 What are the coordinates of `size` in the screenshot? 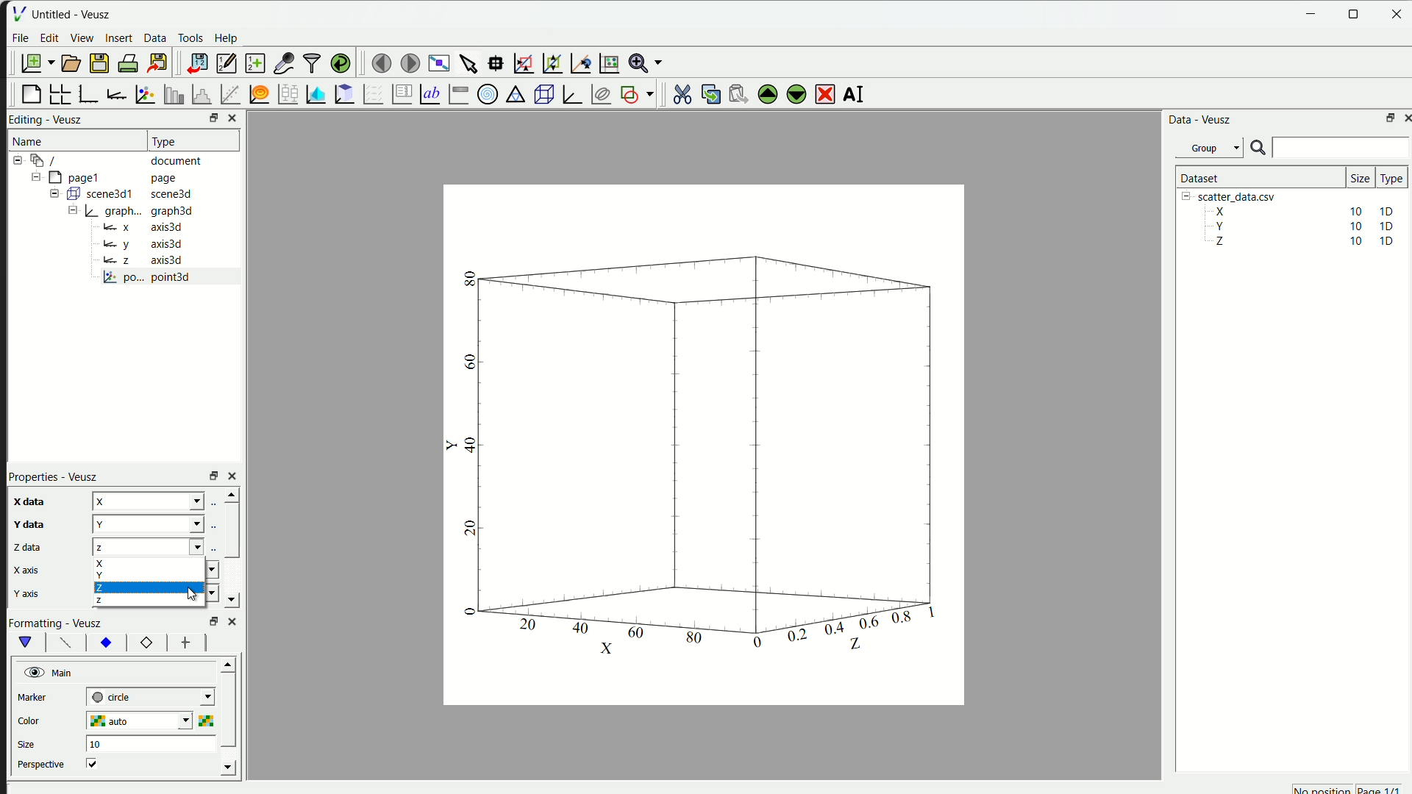 It's located at (30, 742).